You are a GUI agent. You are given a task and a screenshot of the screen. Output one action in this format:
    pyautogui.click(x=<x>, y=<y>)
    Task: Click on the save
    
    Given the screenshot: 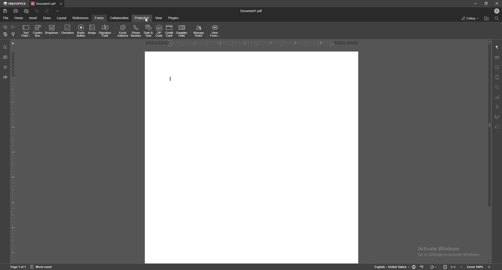 What is the action you would take?
    pyautogui.click(x=5, y=11)
    